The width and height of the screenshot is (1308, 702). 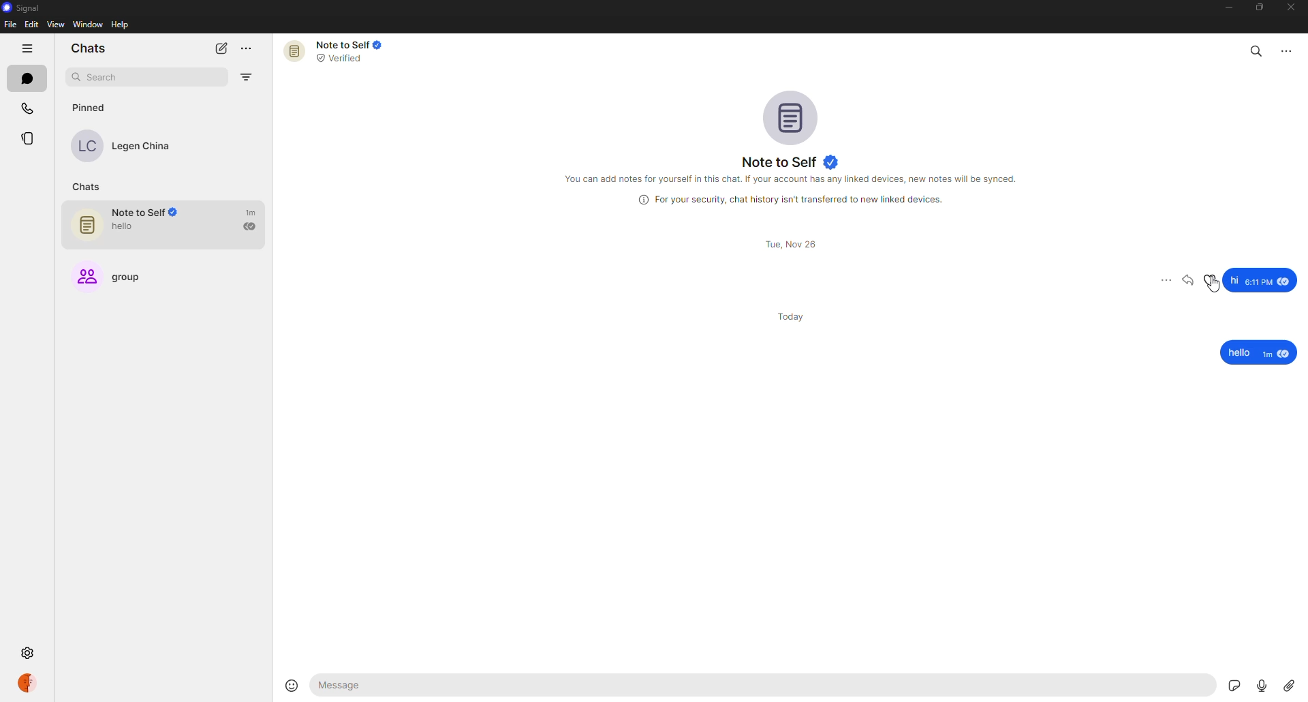 What do you see at coordinates (292, 684) in the screenshot?
I see `emoji` at bounding box center [292, 684].